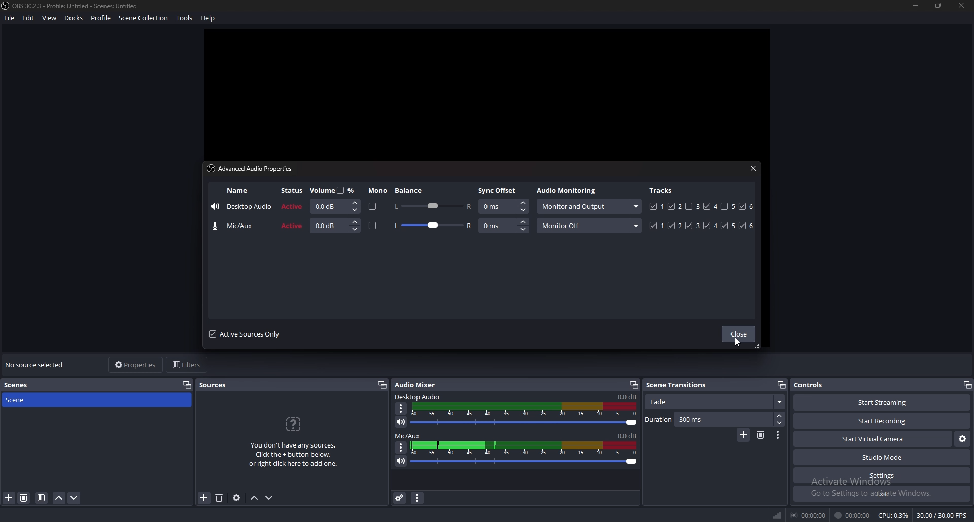  What do you see at coordinates (410, 190) in the screenshot?
I see `balance` at bounding box center [410, 190].